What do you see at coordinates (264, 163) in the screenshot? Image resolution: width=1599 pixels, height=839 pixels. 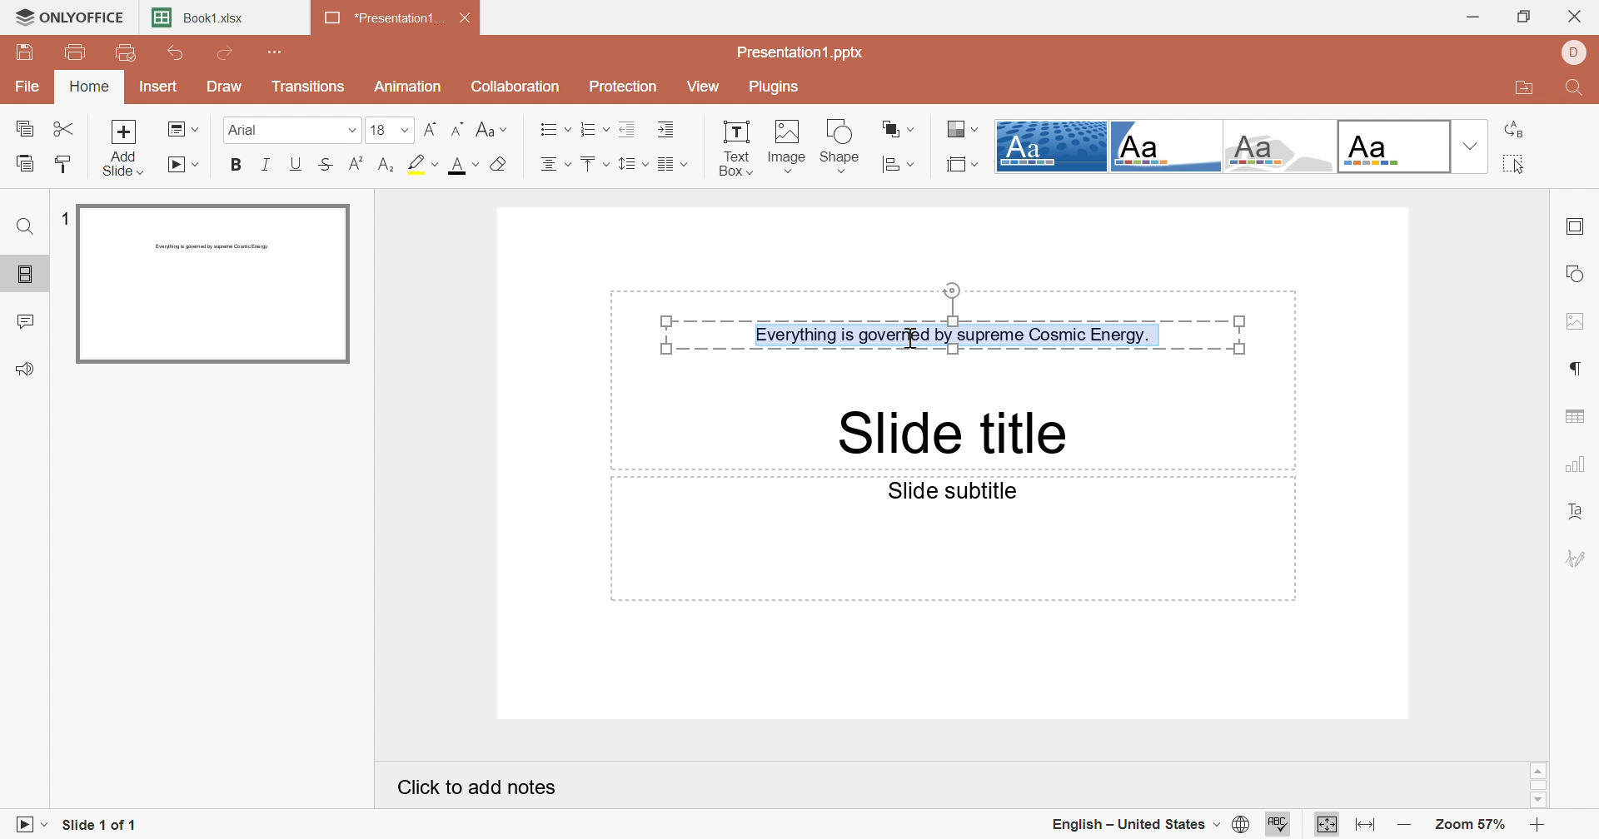 I see `Italic` at bounding box center [264, 163].